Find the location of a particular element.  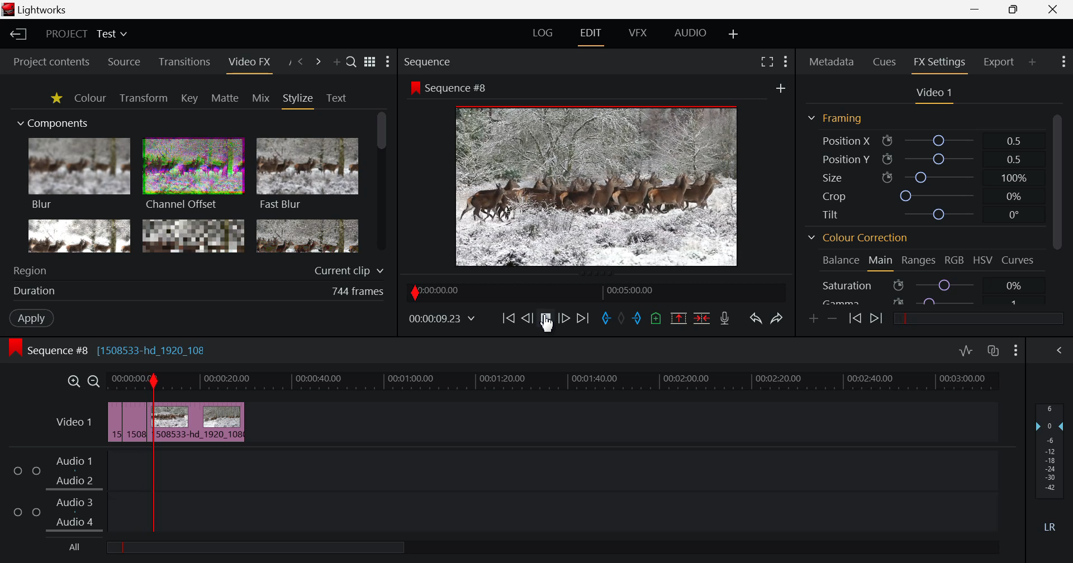

FX Settings is located at coordinates (939, 64).